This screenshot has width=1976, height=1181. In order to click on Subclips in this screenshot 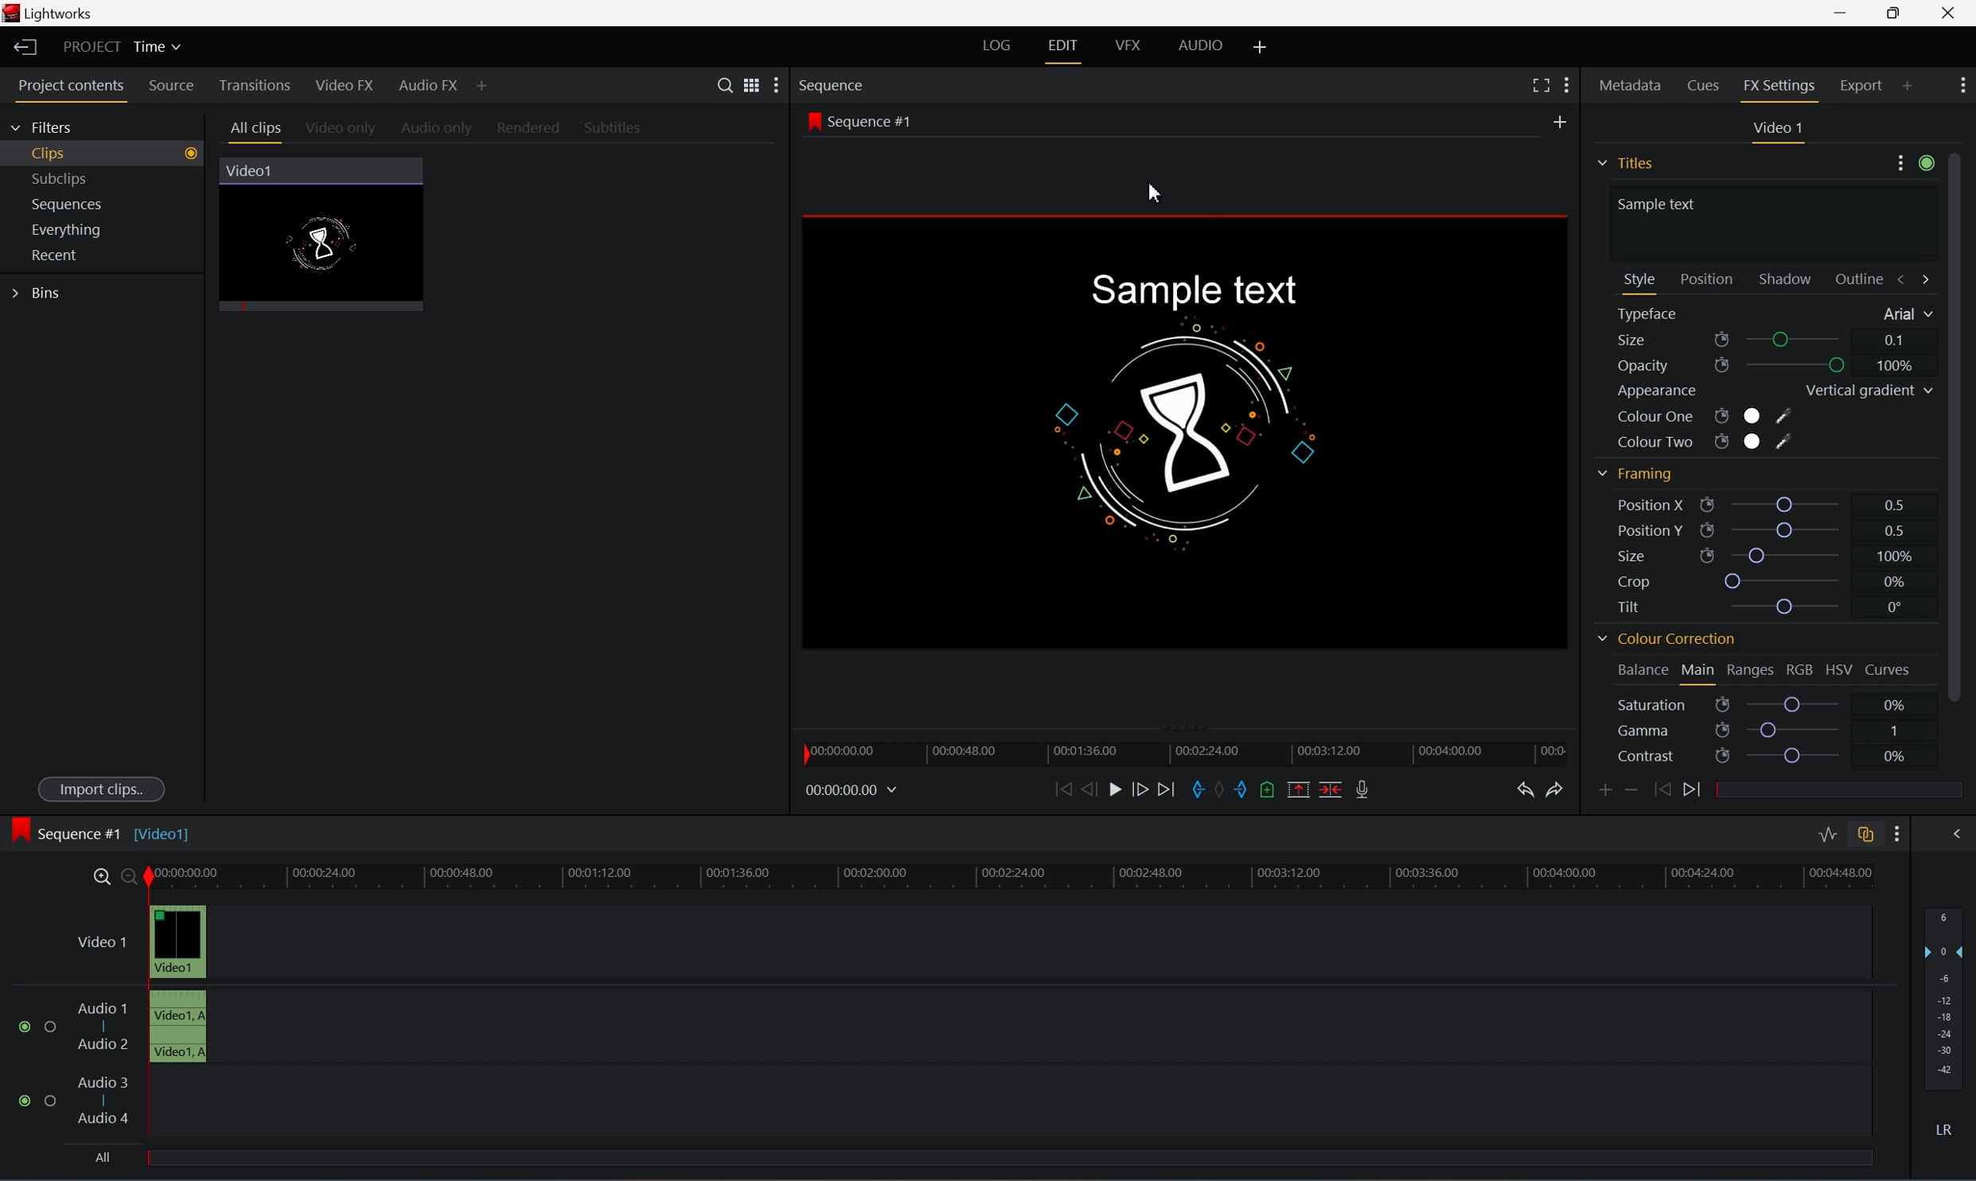, I will do `click(63, 176)`.